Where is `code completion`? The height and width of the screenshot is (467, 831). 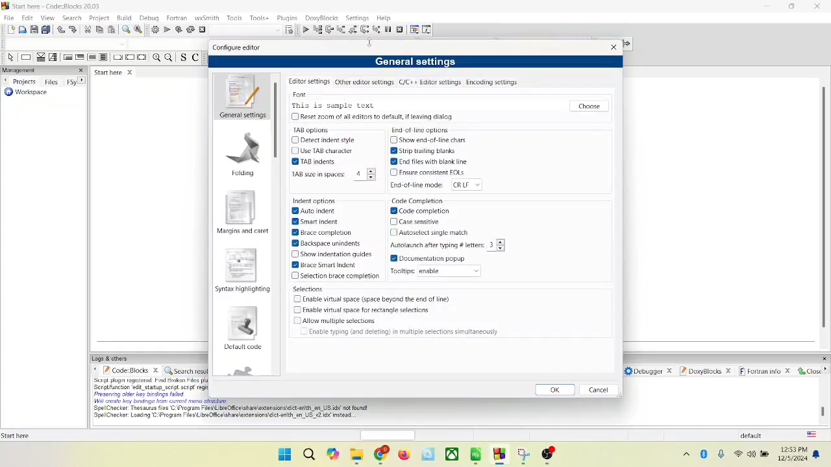 code completion is located at coordinates (419, 201).